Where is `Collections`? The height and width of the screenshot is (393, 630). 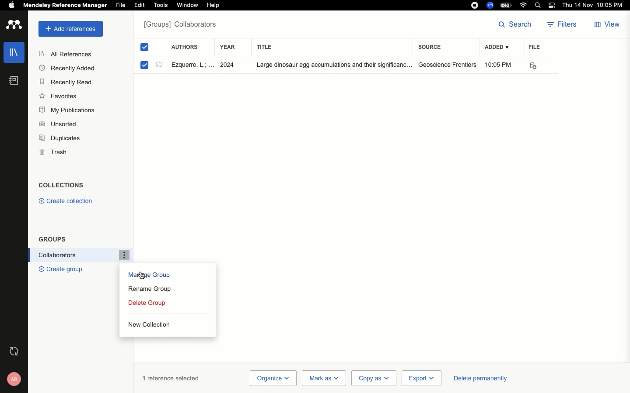 Collections is located at coordinates (64, 186).